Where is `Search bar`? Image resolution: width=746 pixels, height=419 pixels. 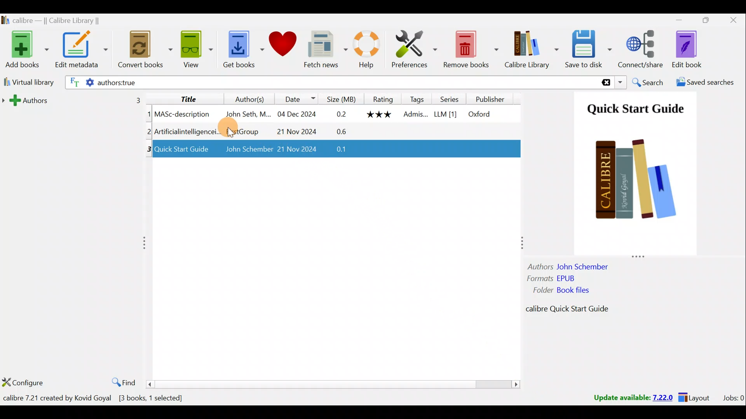 Search bar is located at coordinates (349, 81).